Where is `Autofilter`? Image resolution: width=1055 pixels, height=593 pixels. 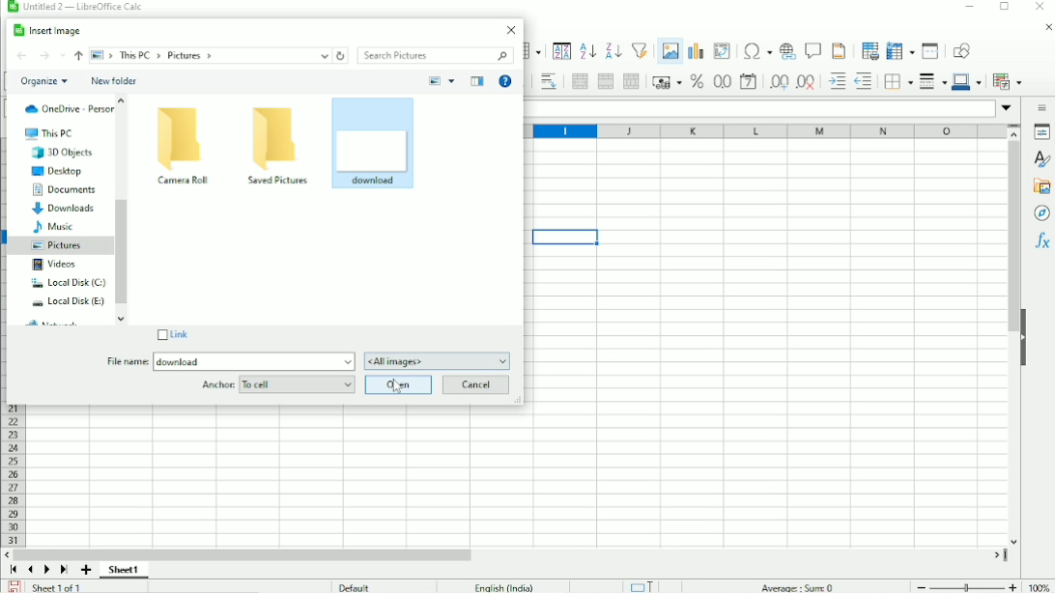 Autofilter is located at coordinates (639, 49).